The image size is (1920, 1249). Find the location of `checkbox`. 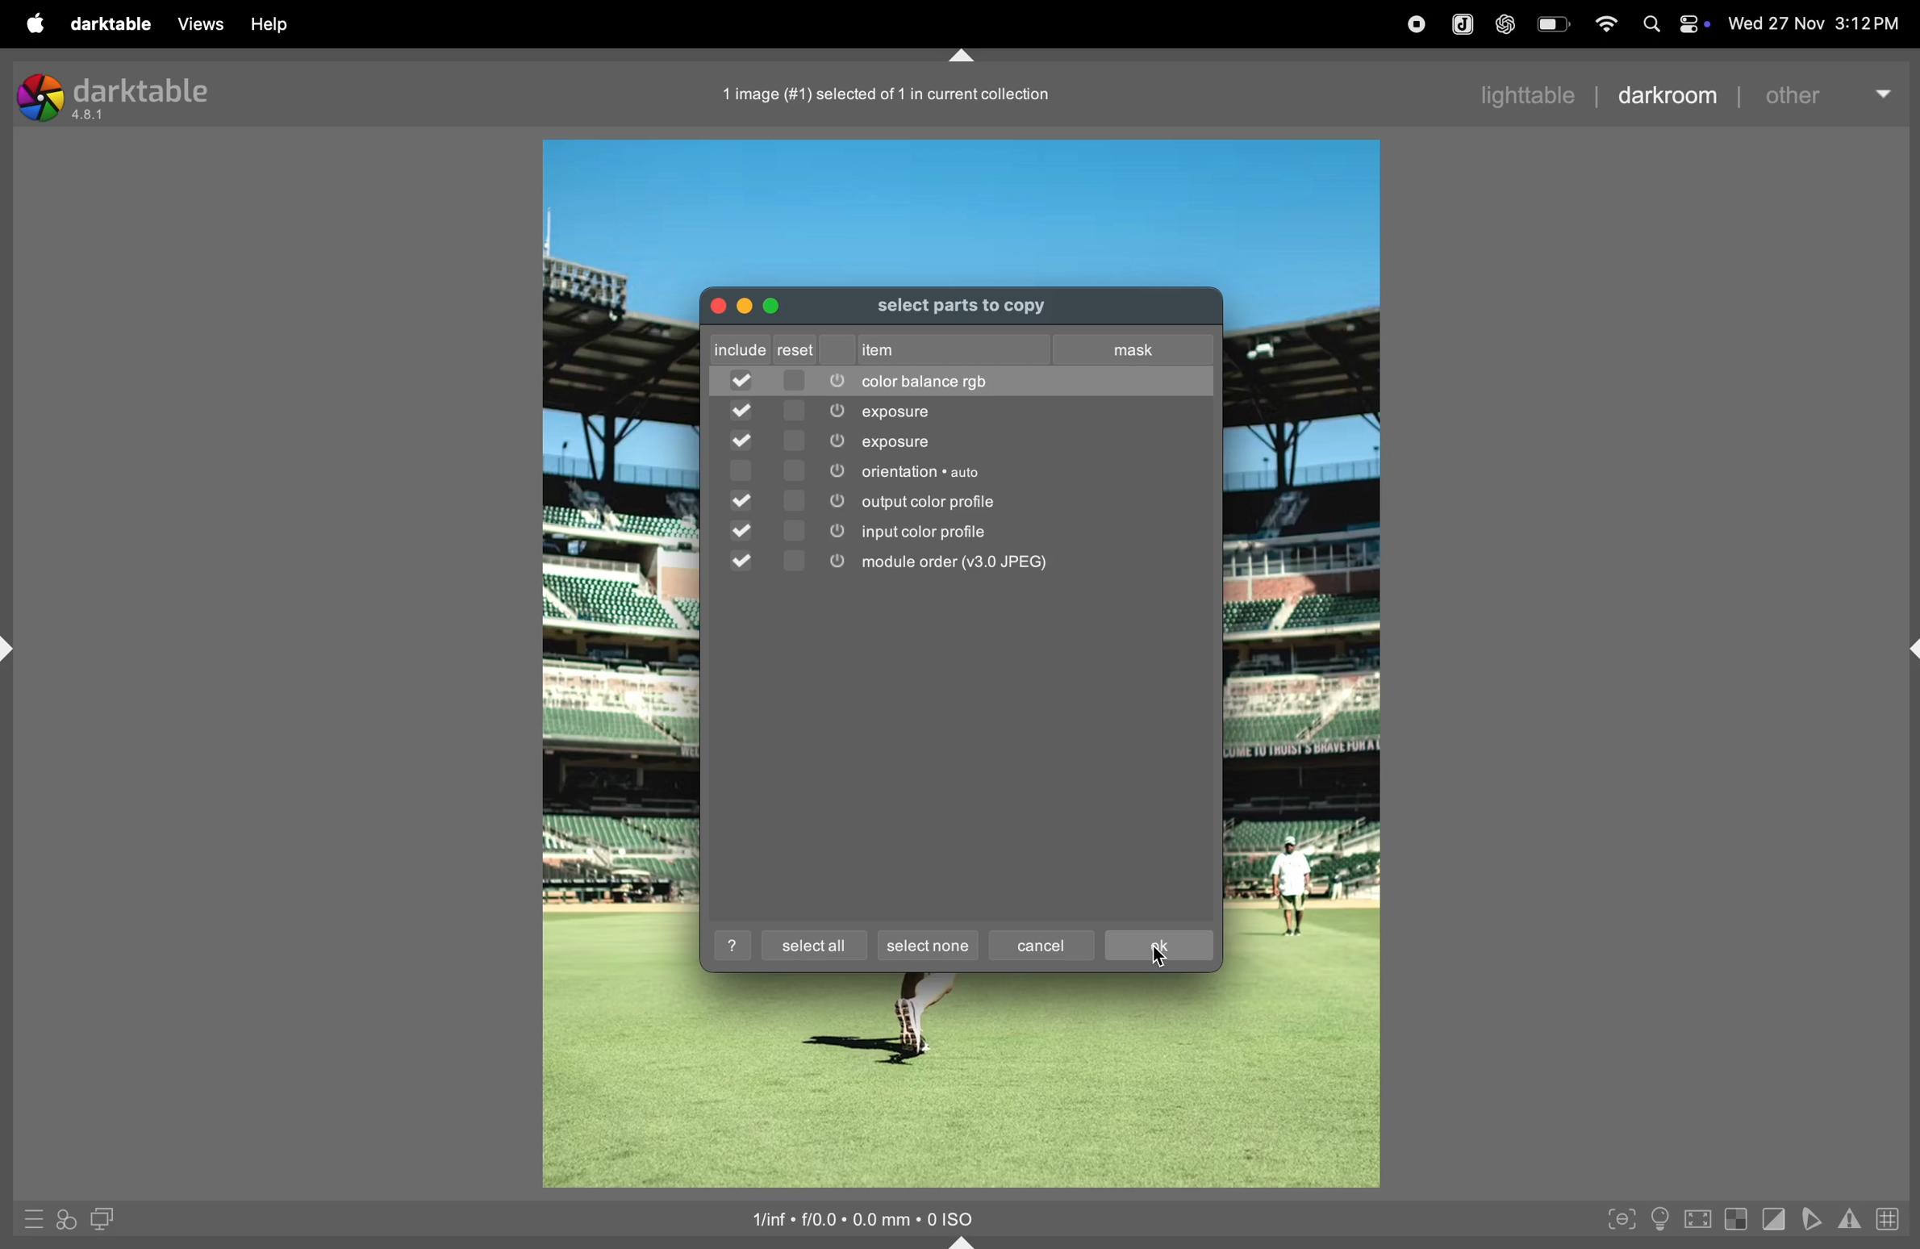

checkbox is located at coordinates (745, 530).